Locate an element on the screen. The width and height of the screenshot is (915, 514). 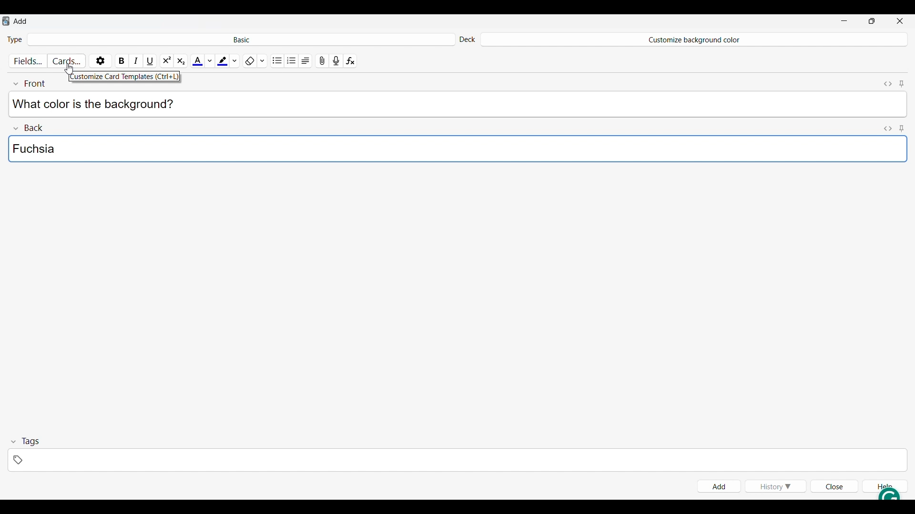
Selected text color is located at coordinates (197, 59).